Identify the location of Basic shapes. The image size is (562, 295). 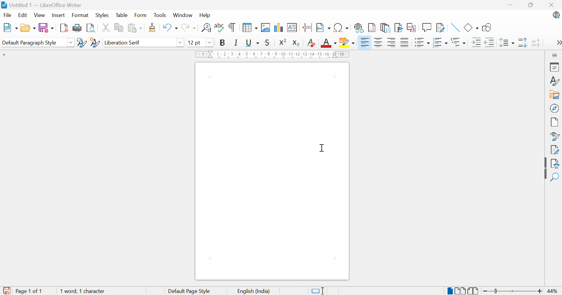
(472, 28).